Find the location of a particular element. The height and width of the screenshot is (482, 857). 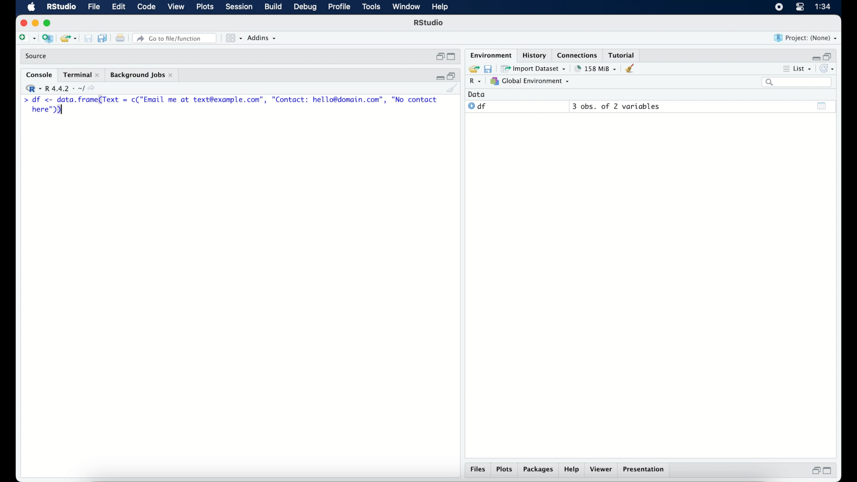

restore down is located at coordinates (439, 57).